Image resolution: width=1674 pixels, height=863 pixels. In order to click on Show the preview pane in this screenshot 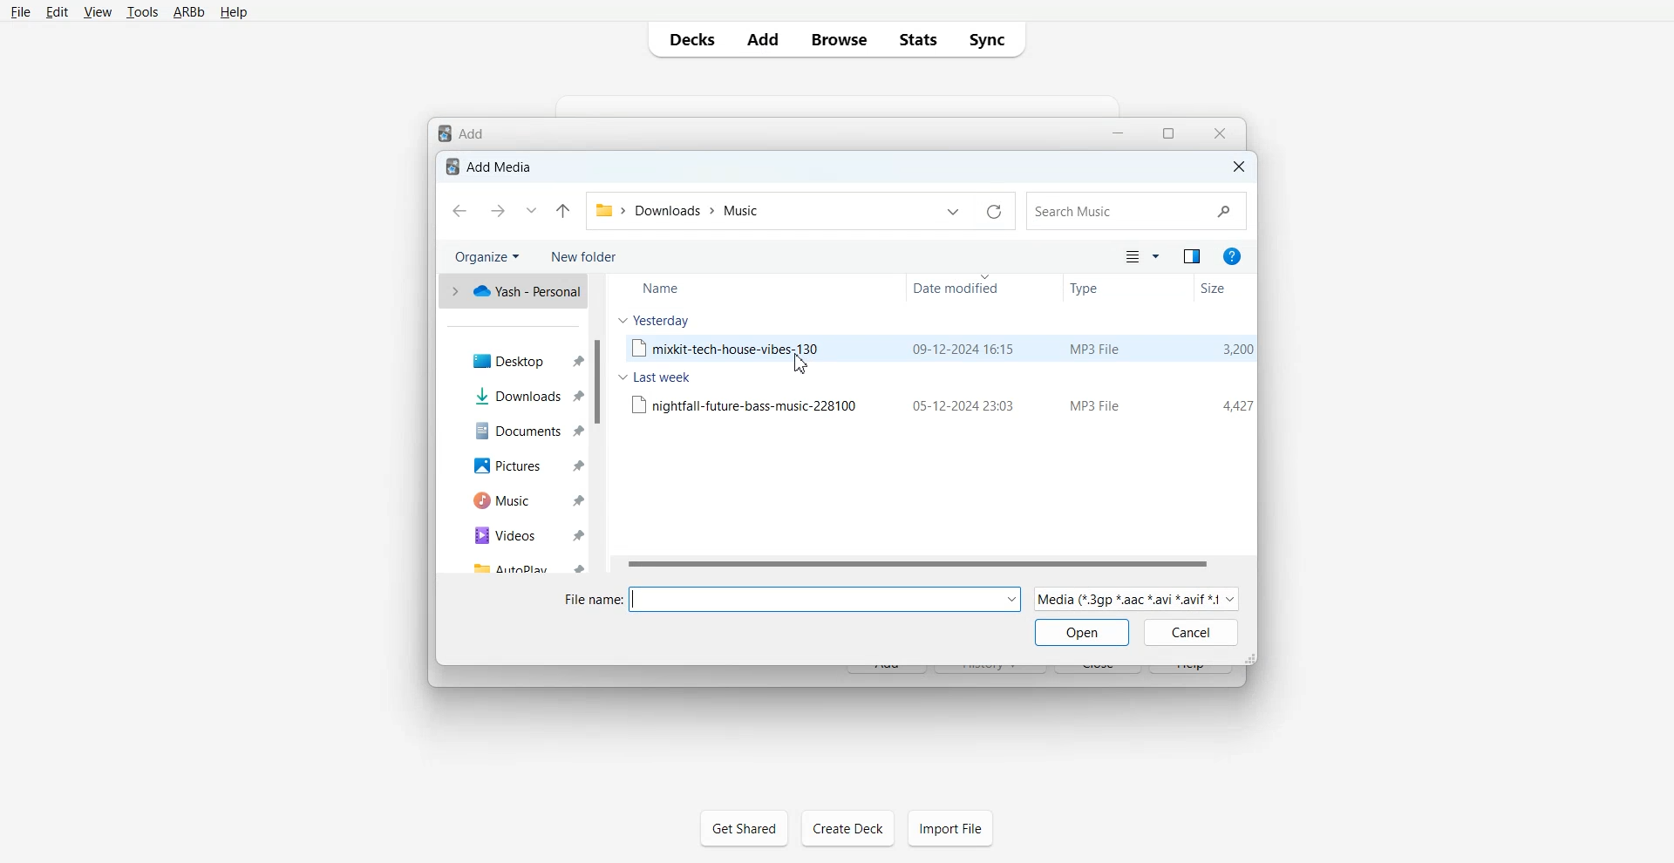, I will do `click(1192, 257)`.